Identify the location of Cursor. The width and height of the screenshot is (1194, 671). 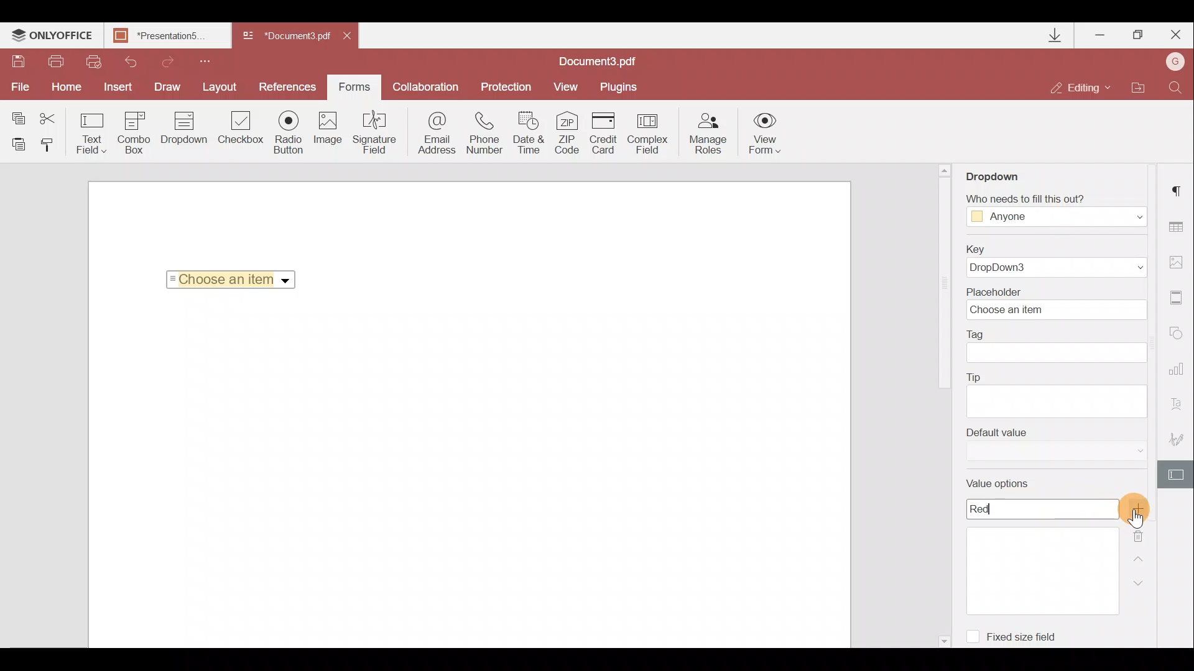
(1135, 519).